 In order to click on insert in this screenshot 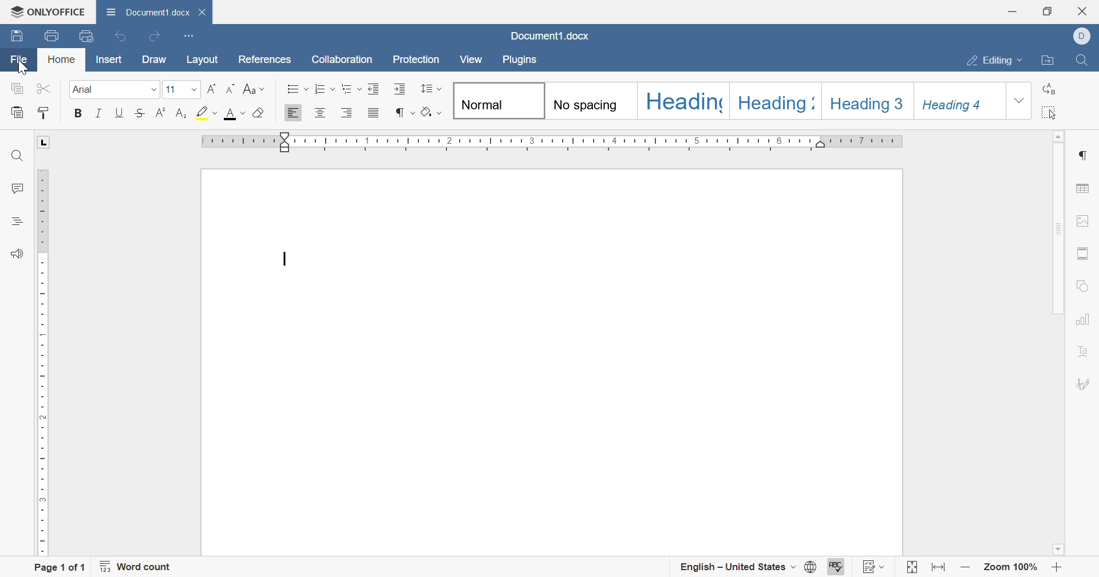, I will do `click(113, 61)`.